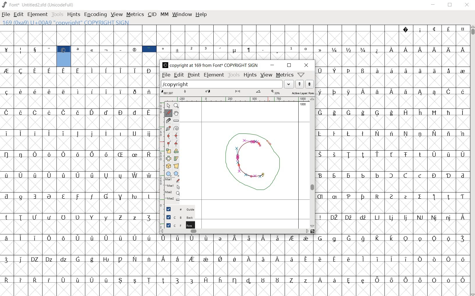 This screenshot has height=296, width=475. I want to click on pencil tool/CURSOR LOCATION, so click(269, 145).